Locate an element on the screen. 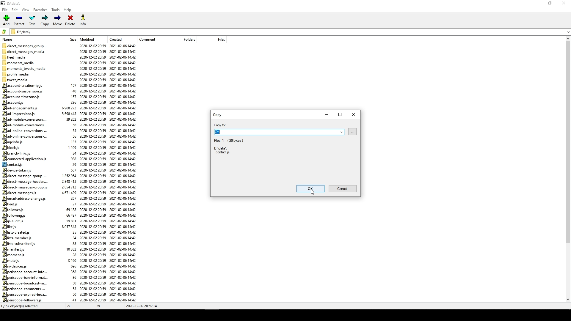 This screenshot has width=571, height=321. ad-engagements.js is located at coordinates (19, 108).